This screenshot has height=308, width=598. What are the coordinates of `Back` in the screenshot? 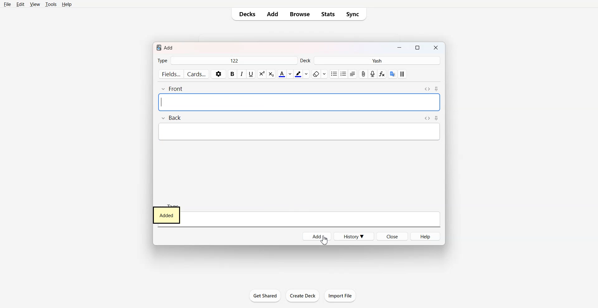 It's located at (171, 117).